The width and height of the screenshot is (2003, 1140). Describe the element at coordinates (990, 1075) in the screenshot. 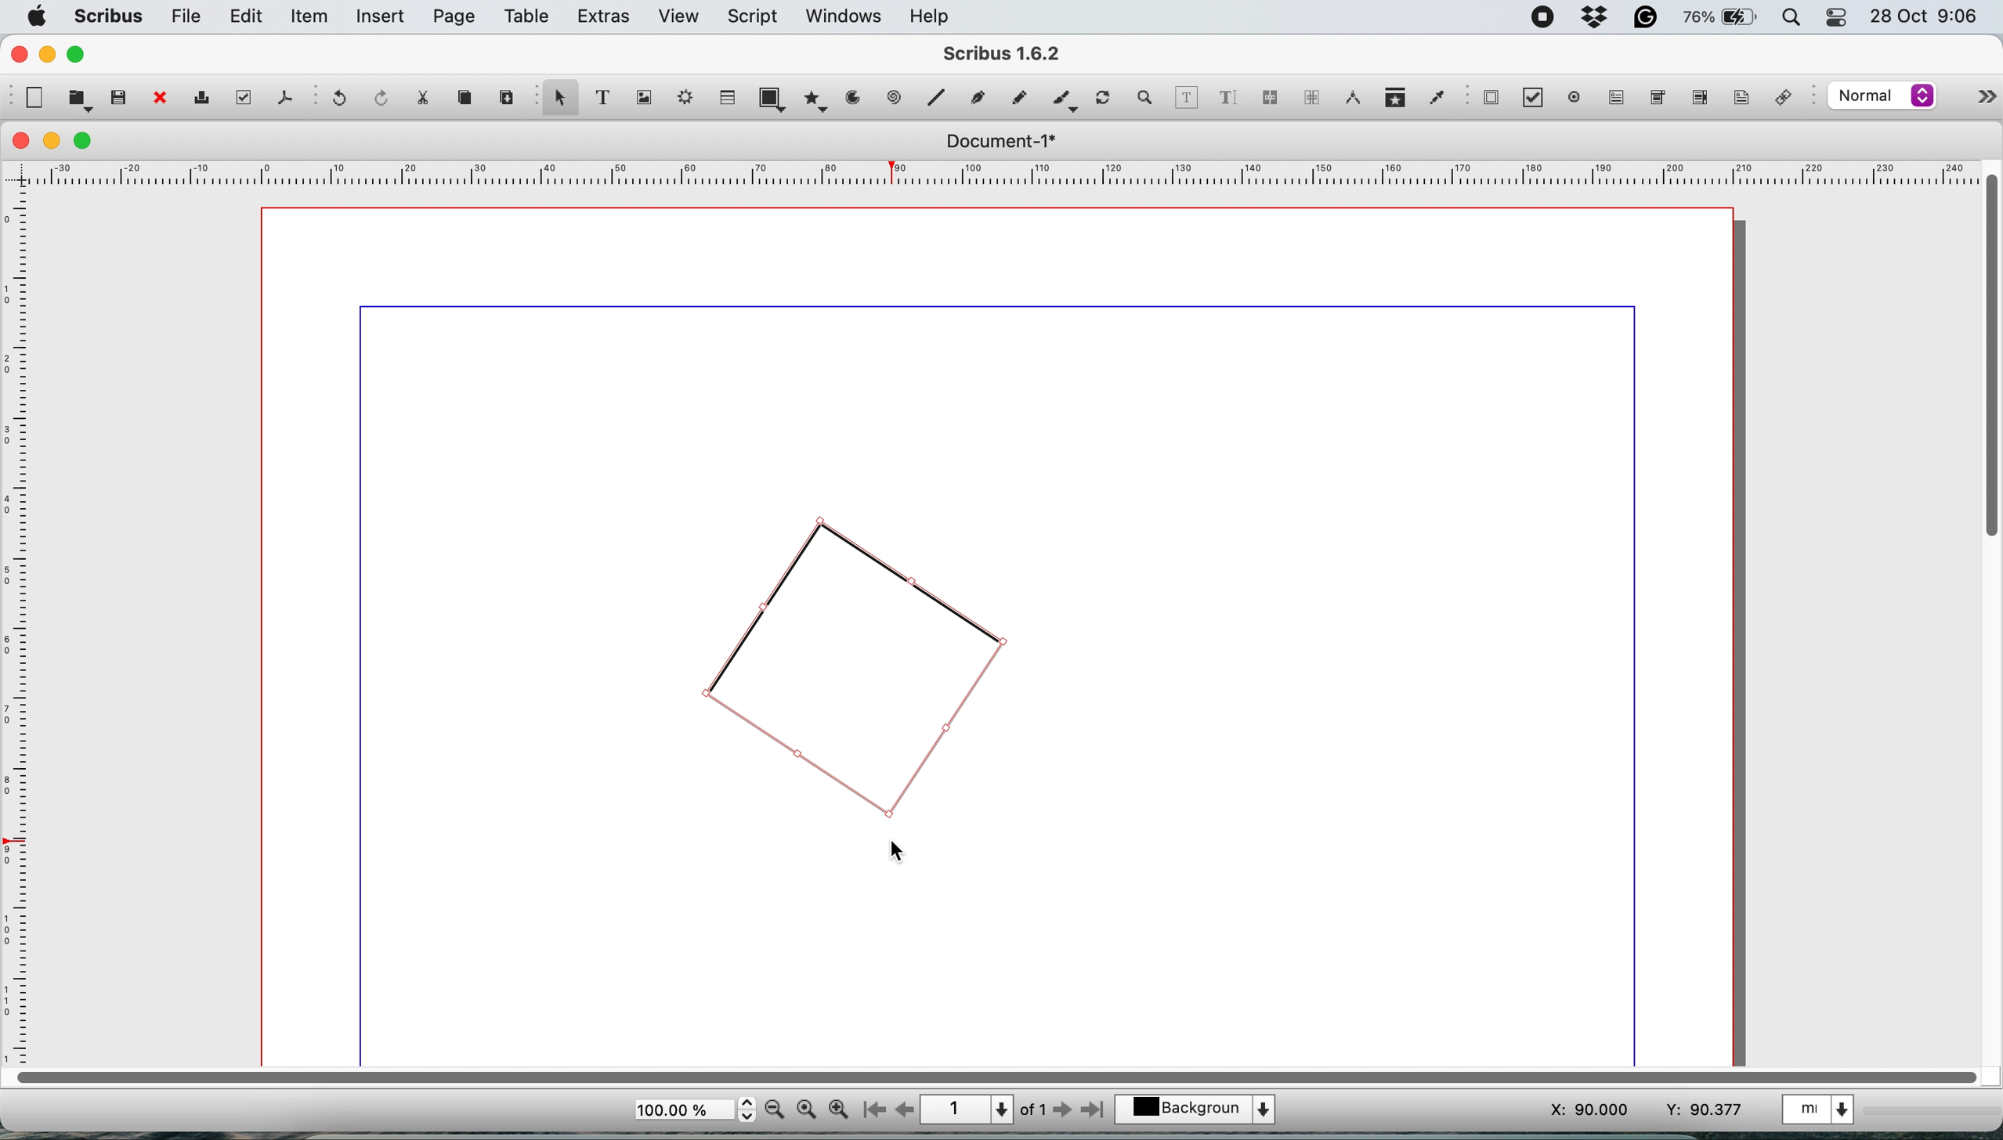

I see `horizontal scroll bar` at that location.